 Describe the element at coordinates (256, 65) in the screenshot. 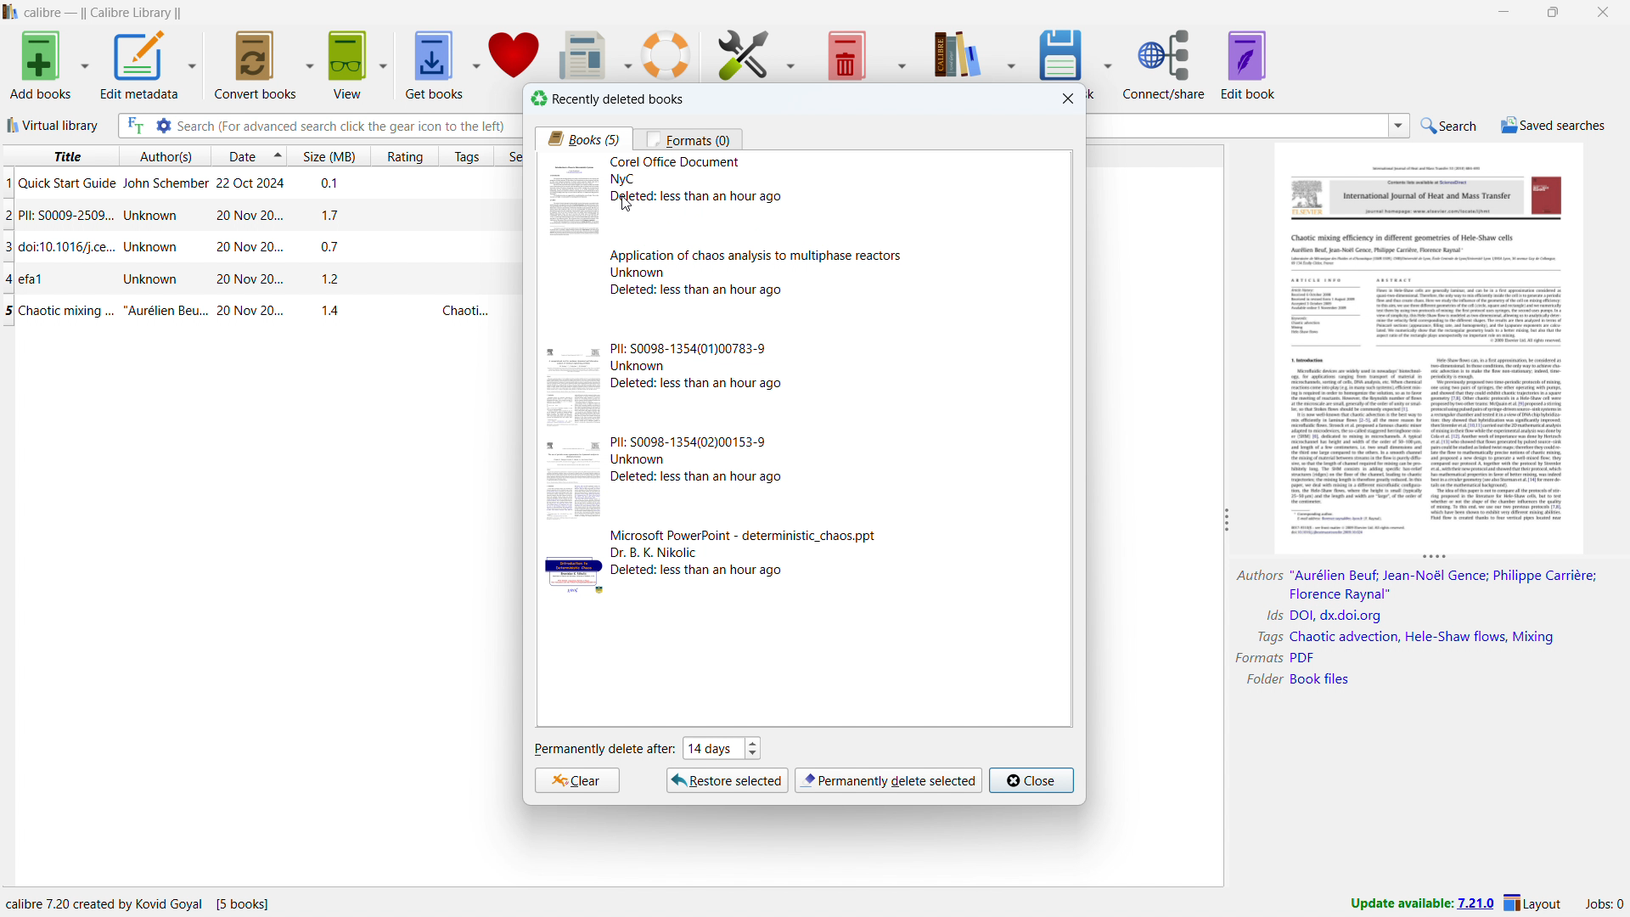

I see `convert books` at that location.